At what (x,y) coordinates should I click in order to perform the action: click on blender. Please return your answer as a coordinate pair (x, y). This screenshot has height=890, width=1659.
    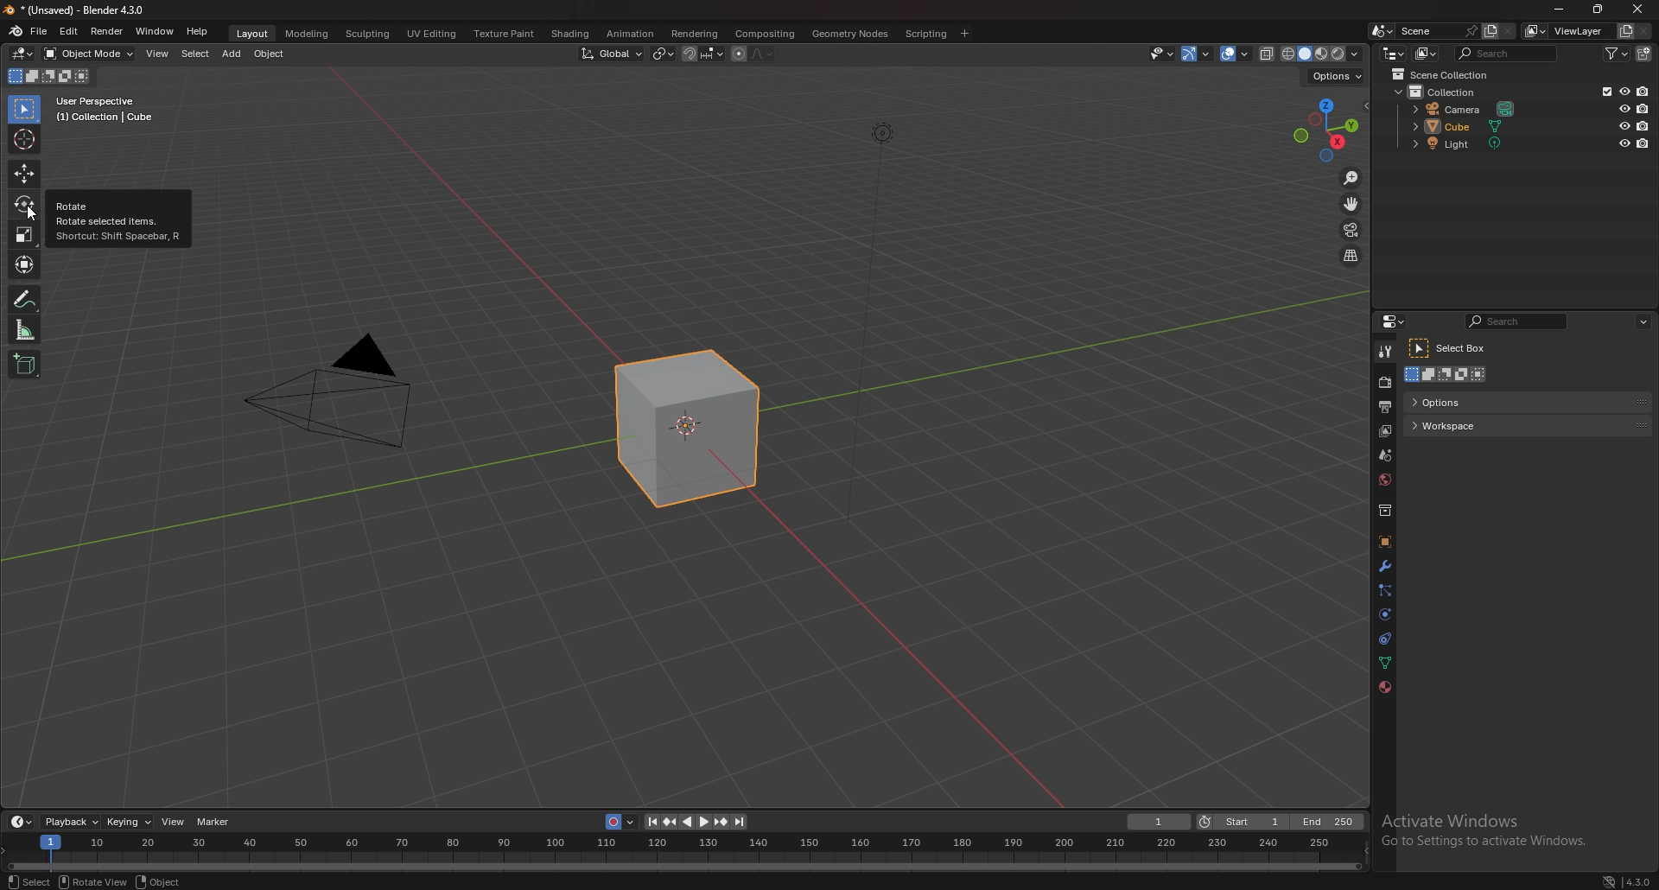
    Looking at the image, I should click on (16, 31).